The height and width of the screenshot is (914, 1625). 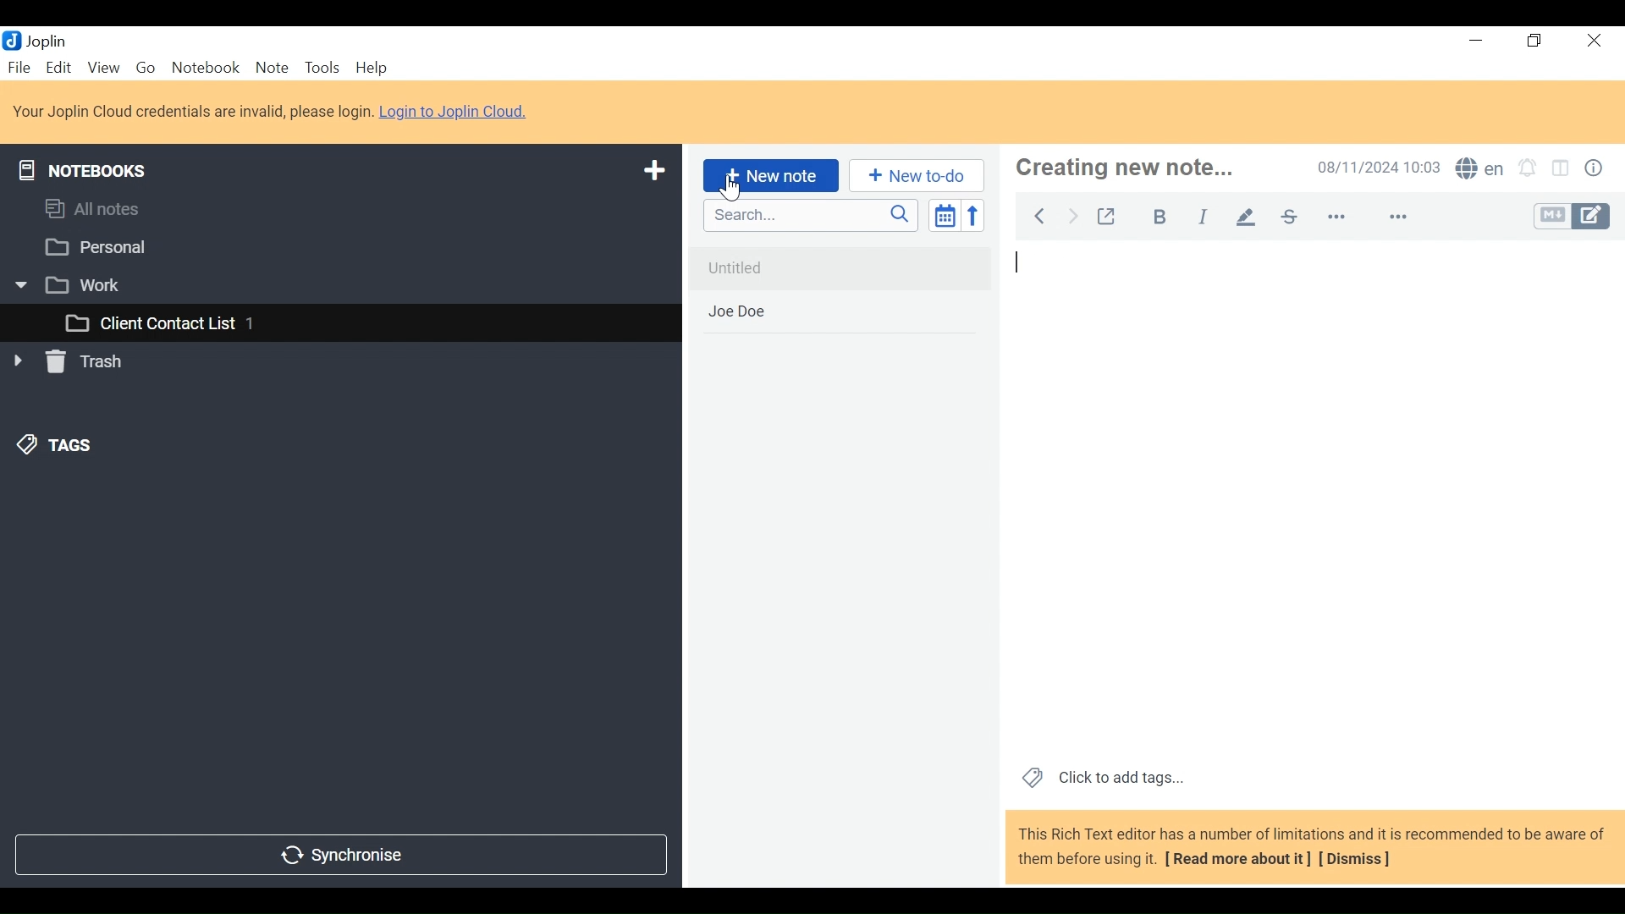 I want to click on Back, so click(x=1043, y=215).